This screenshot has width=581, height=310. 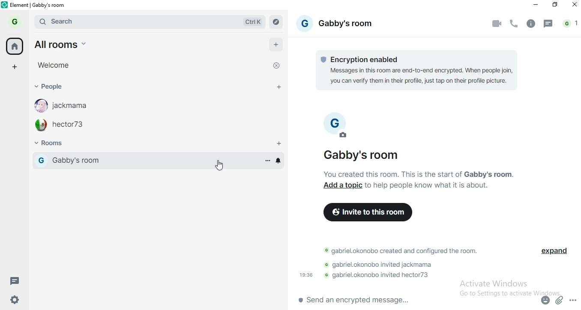 I want to click on info, so click(x=531, y=24).